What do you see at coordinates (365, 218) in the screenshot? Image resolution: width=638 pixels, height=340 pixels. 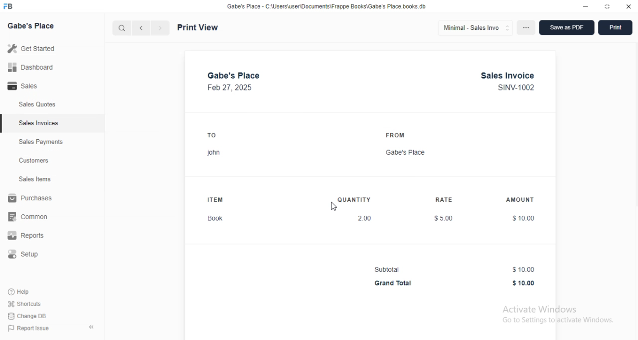 I see `2.00` at bounding box center [365, 218].